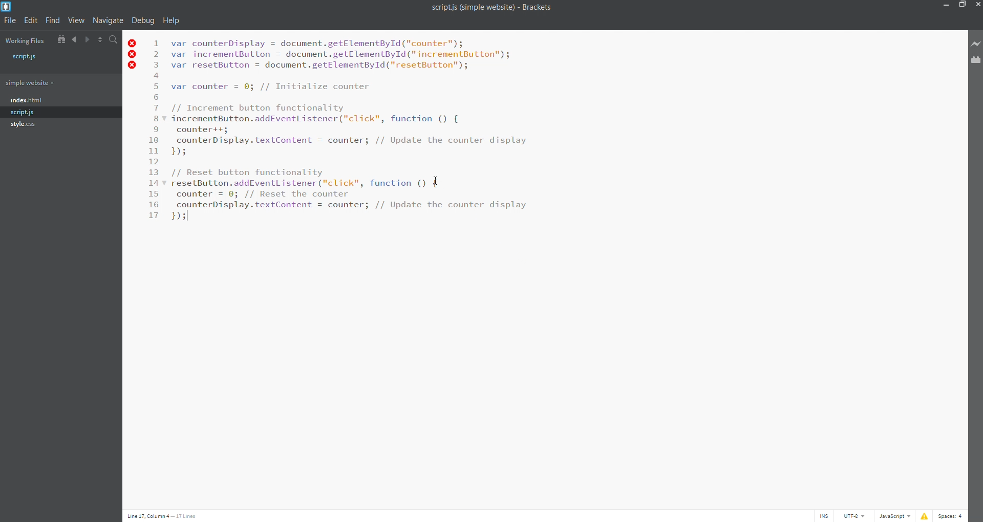 This screenshot has width=983, height=522. What do you see at coordinates (894, 516) in the screenshot?
I see `file type` at bounding box center [894, 516].